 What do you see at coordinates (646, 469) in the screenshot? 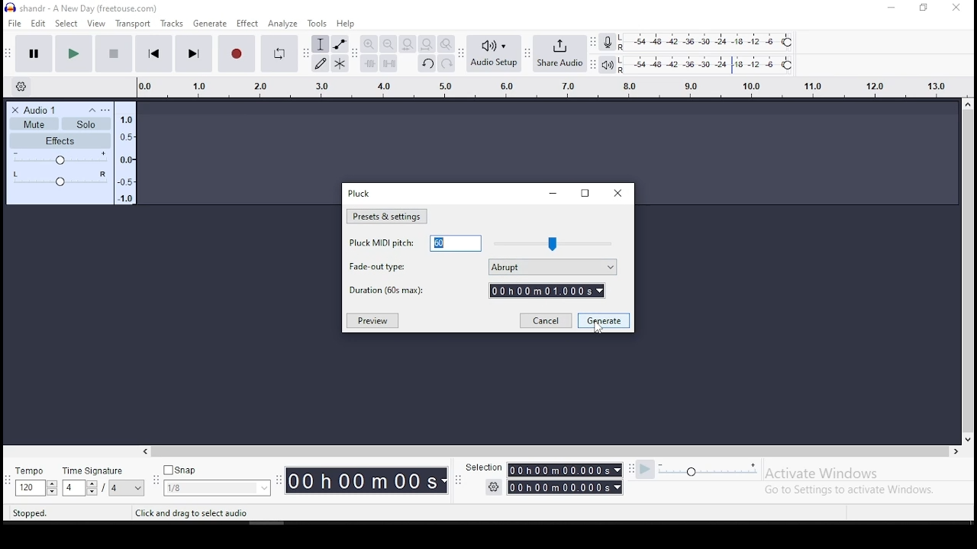
I see `play at speed` at bounding box center [646, 469].